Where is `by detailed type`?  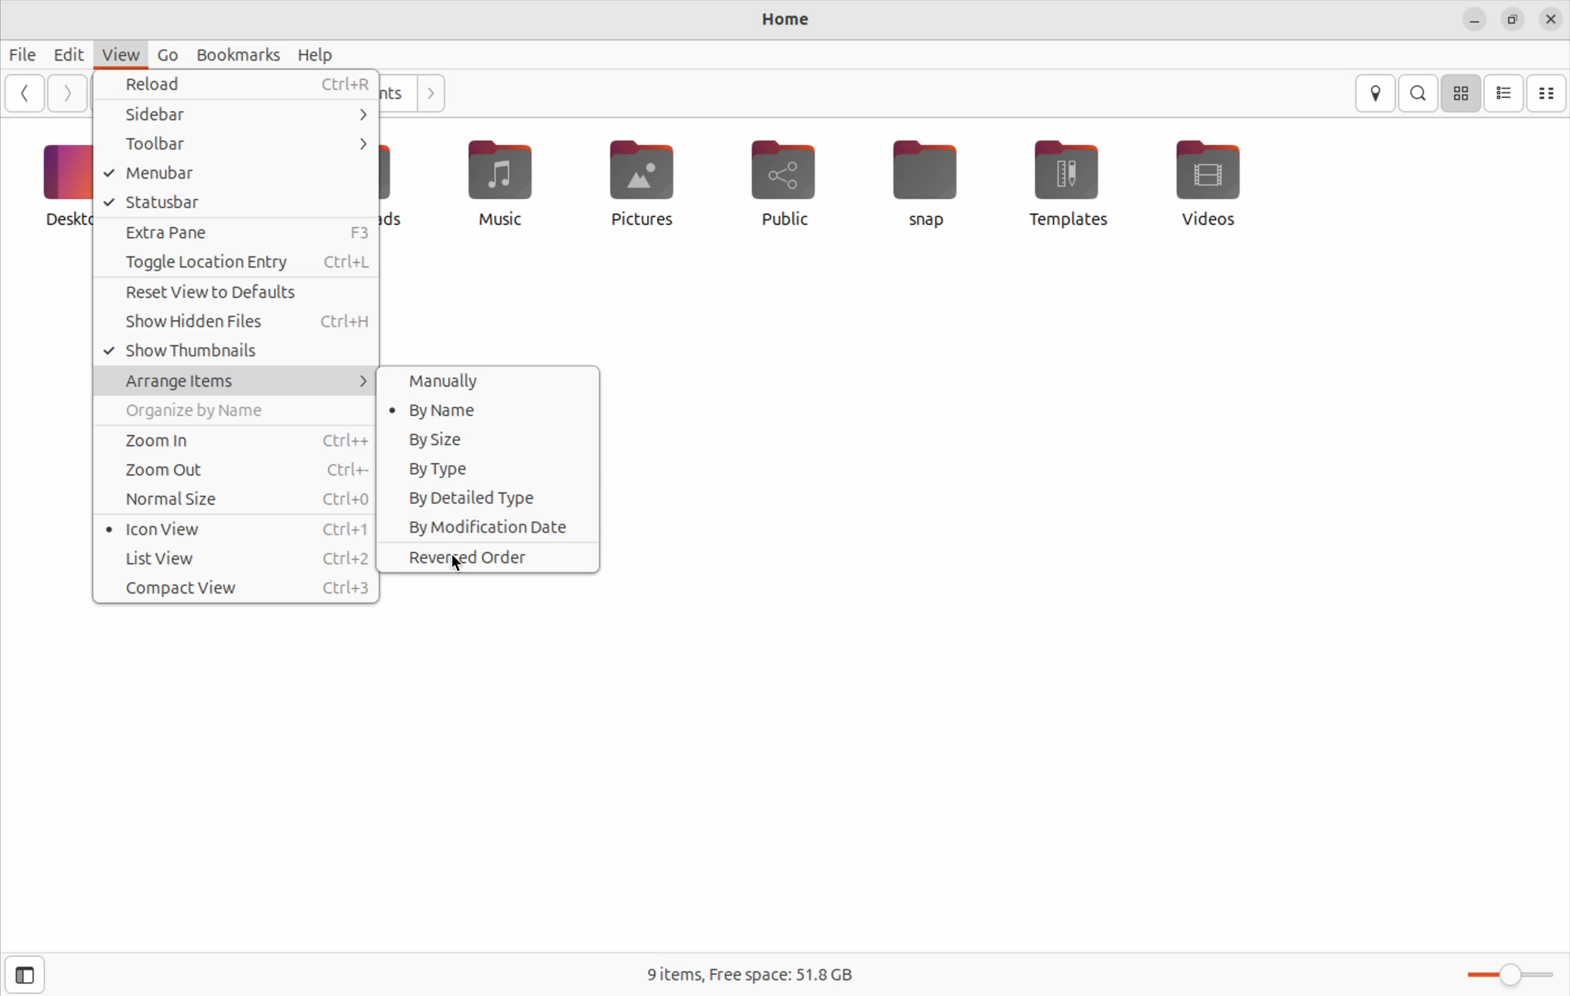 by detailed type is located at coordinates (488, 499).